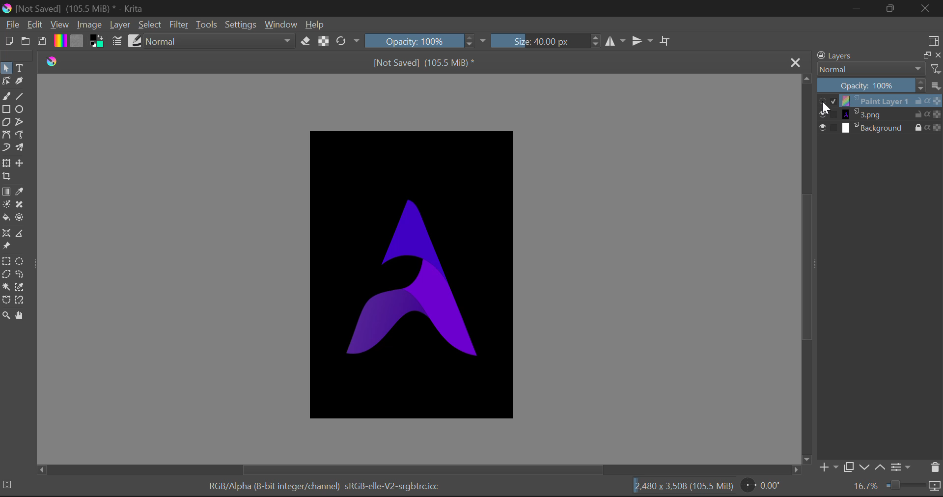 This screenshot has height=497, width=943. Describe the element at coordinates (7, 192) in the screenshot. I see `Gradient Fill` at that location.